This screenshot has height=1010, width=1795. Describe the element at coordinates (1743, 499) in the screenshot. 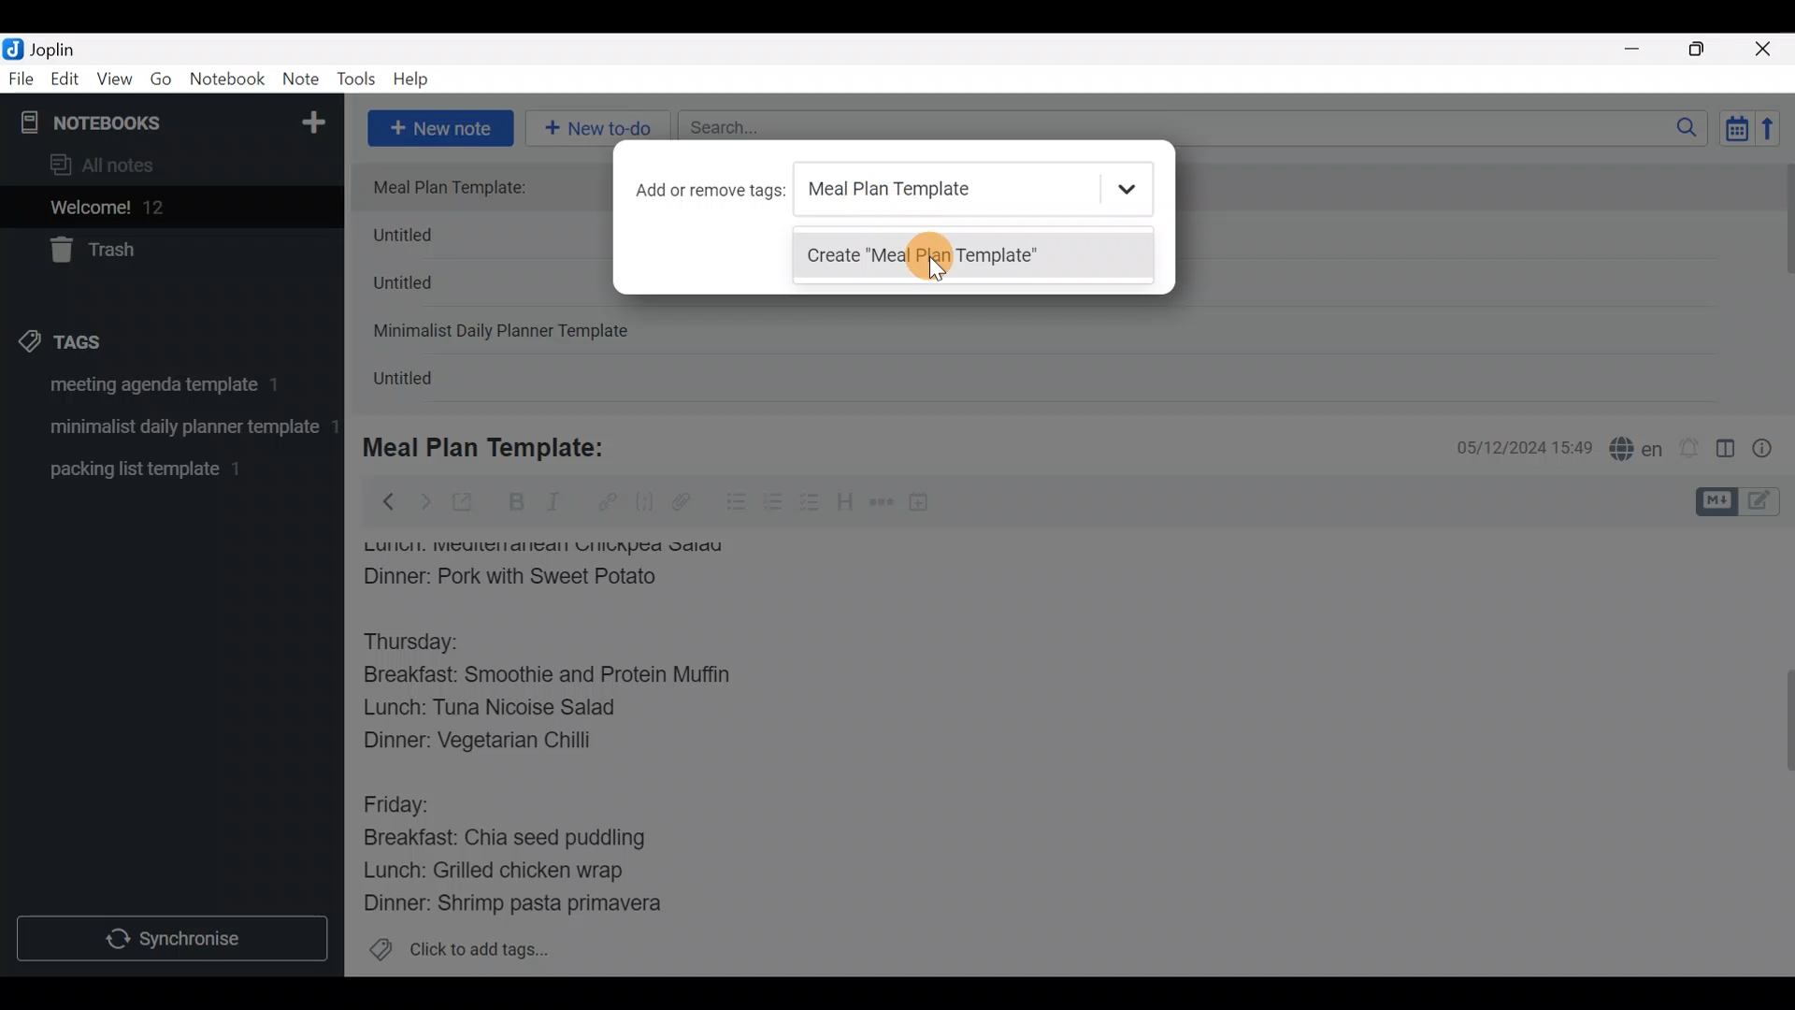

I see `Toggle editors` at that location.